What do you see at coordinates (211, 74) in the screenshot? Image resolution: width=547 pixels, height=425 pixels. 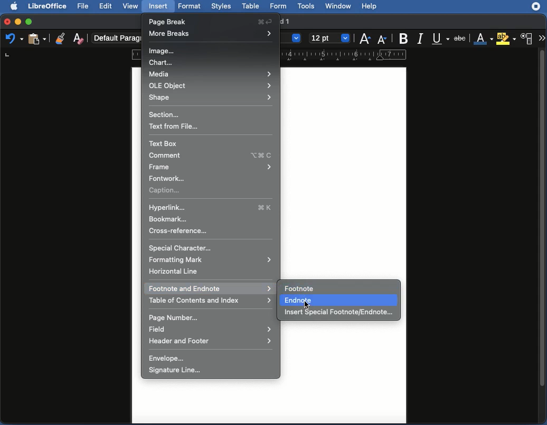 I see `Media` at bounding box center [211, 74].